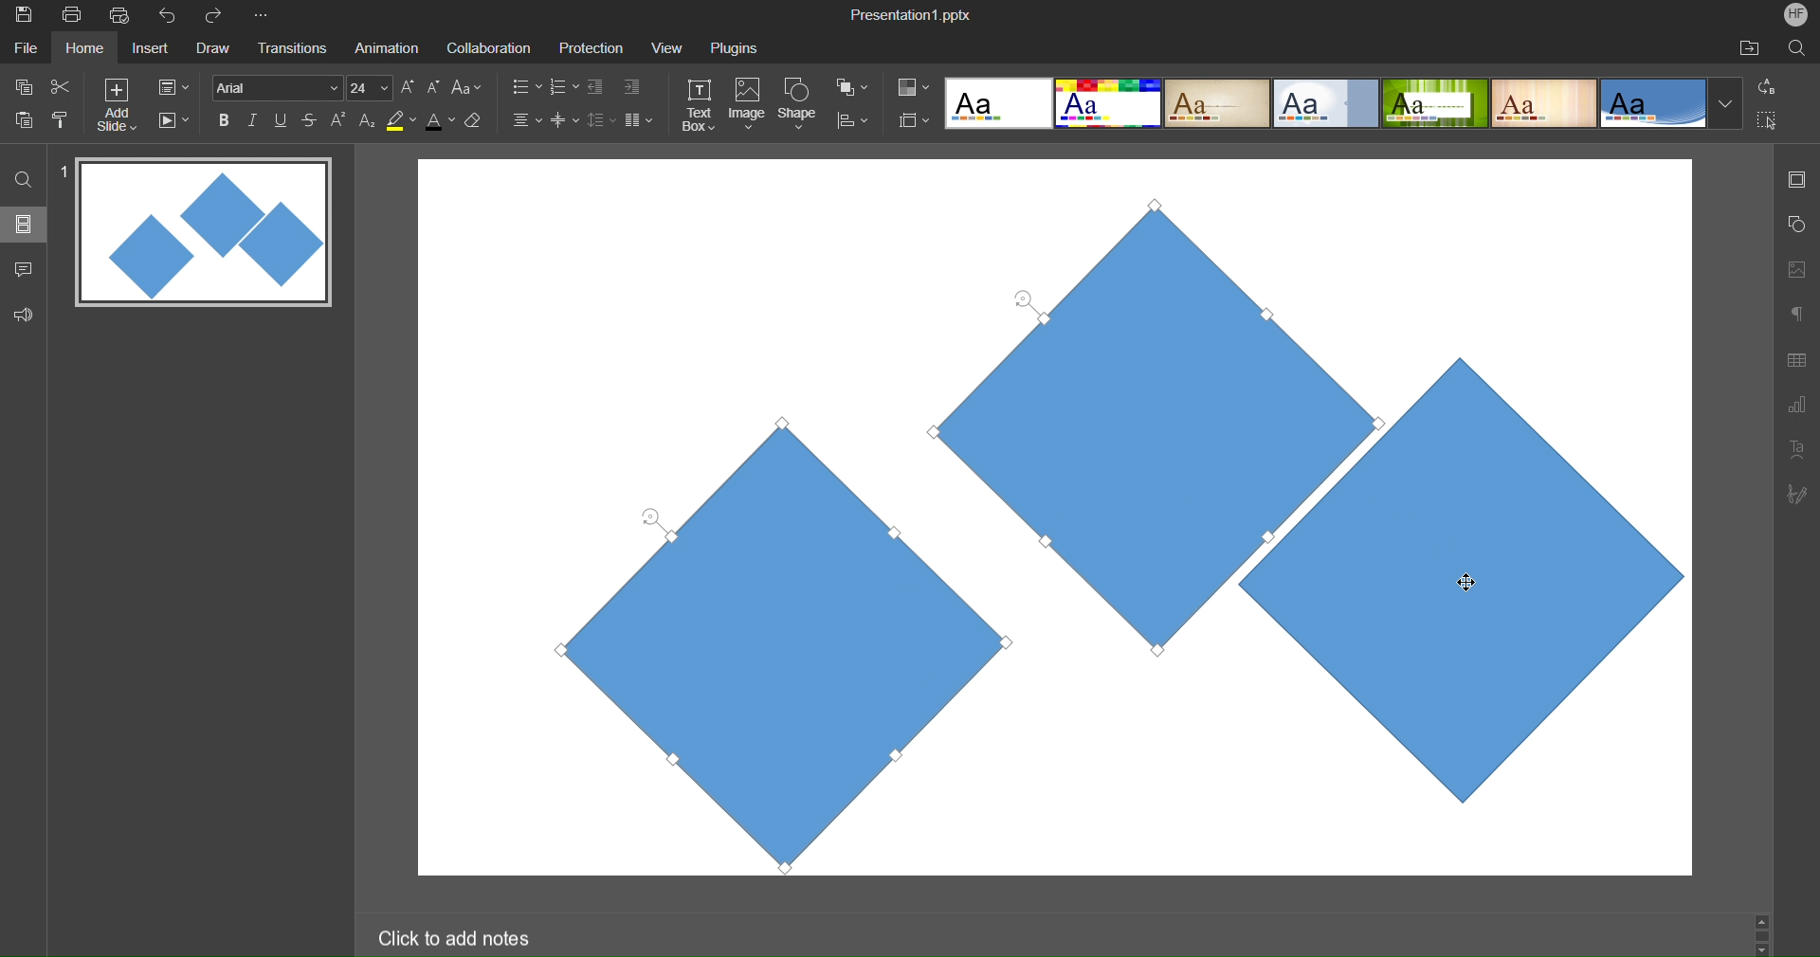 This screenshot has height=957, width=1820. Describe the element at coordinates (148, 49) in the screenshot. I see `Insert` at that location.